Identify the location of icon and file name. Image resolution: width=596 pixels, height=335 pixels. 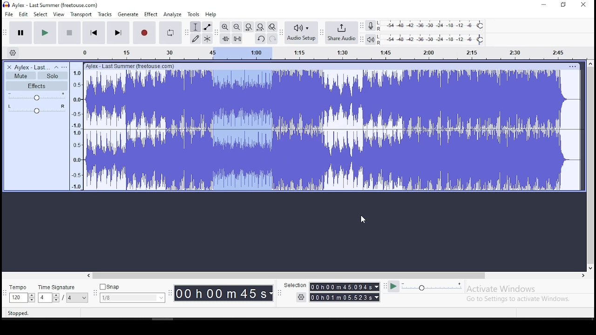
(51, 5).